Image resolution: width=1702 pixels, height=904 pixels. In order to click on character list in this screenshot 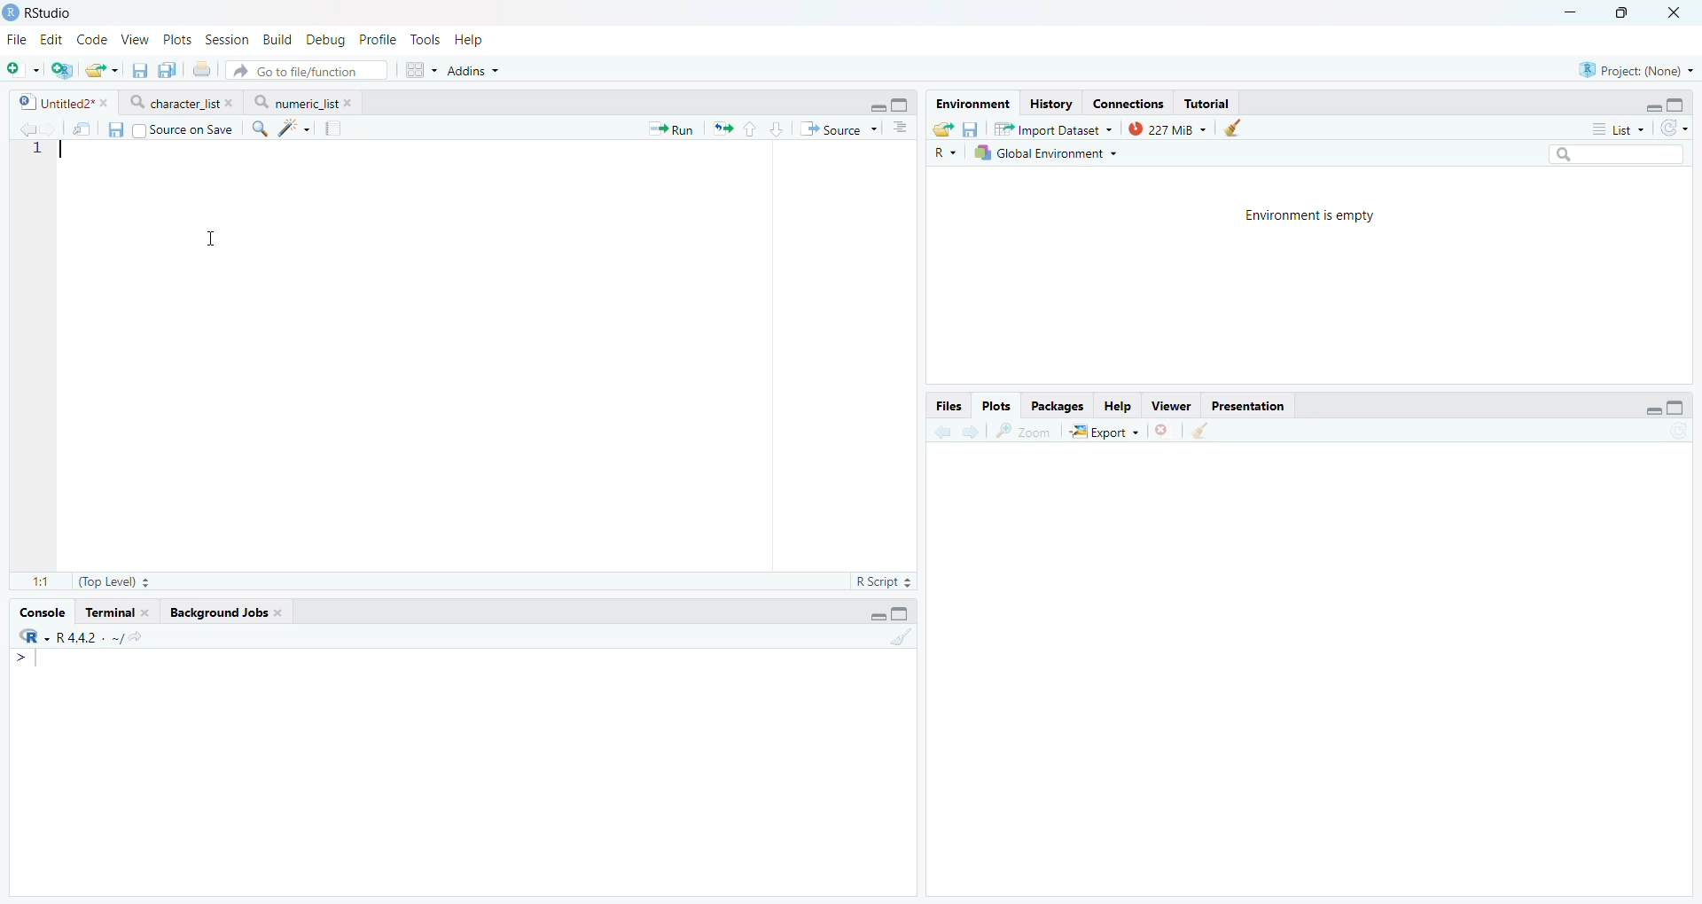, I will do `click(181, 102)`.